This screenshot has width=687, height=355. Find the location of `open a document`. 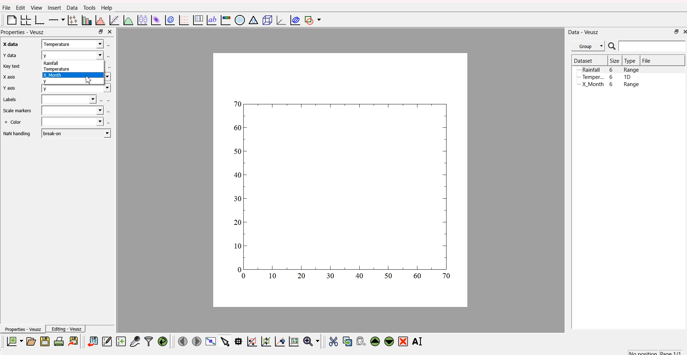

open a document is located at coordinates (31, 341).